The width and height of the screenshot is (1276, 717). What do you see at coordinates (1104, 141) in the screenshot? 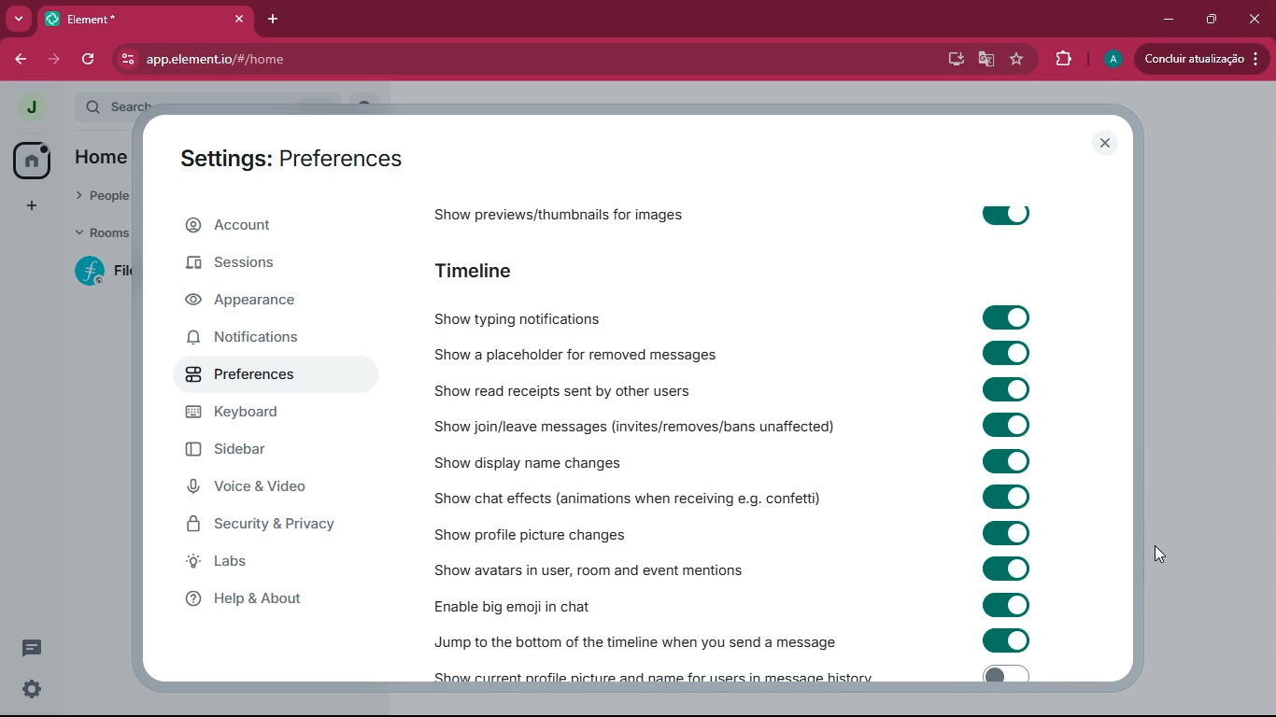
I see `close` at bounding box center [1104, 141].